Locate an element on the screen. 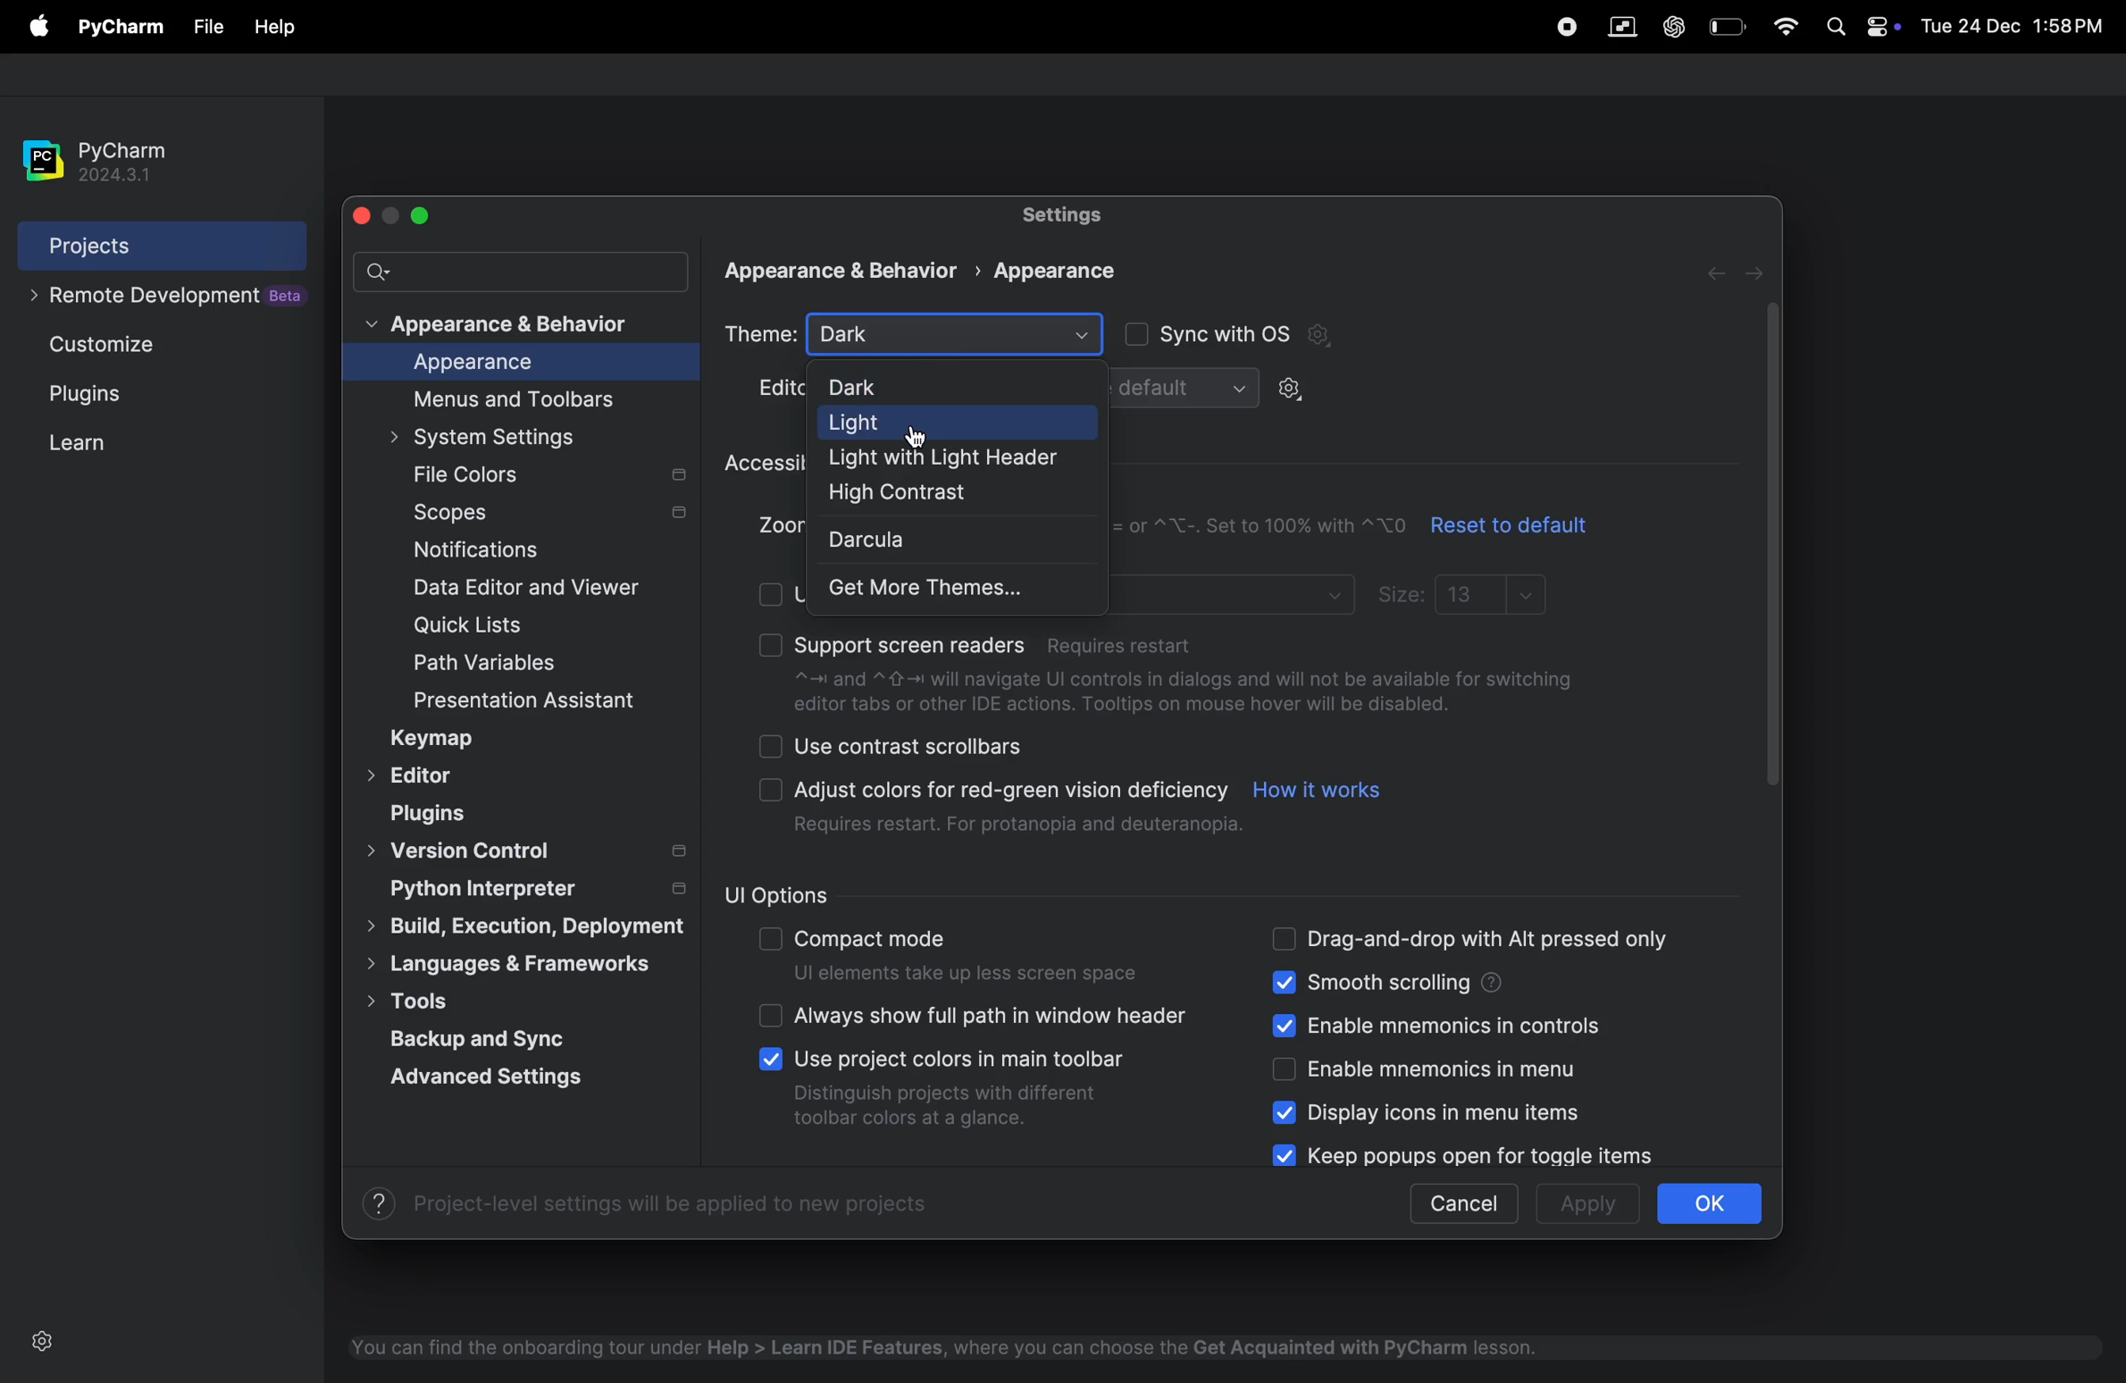  Plugins is located at coordinates (92, 399).